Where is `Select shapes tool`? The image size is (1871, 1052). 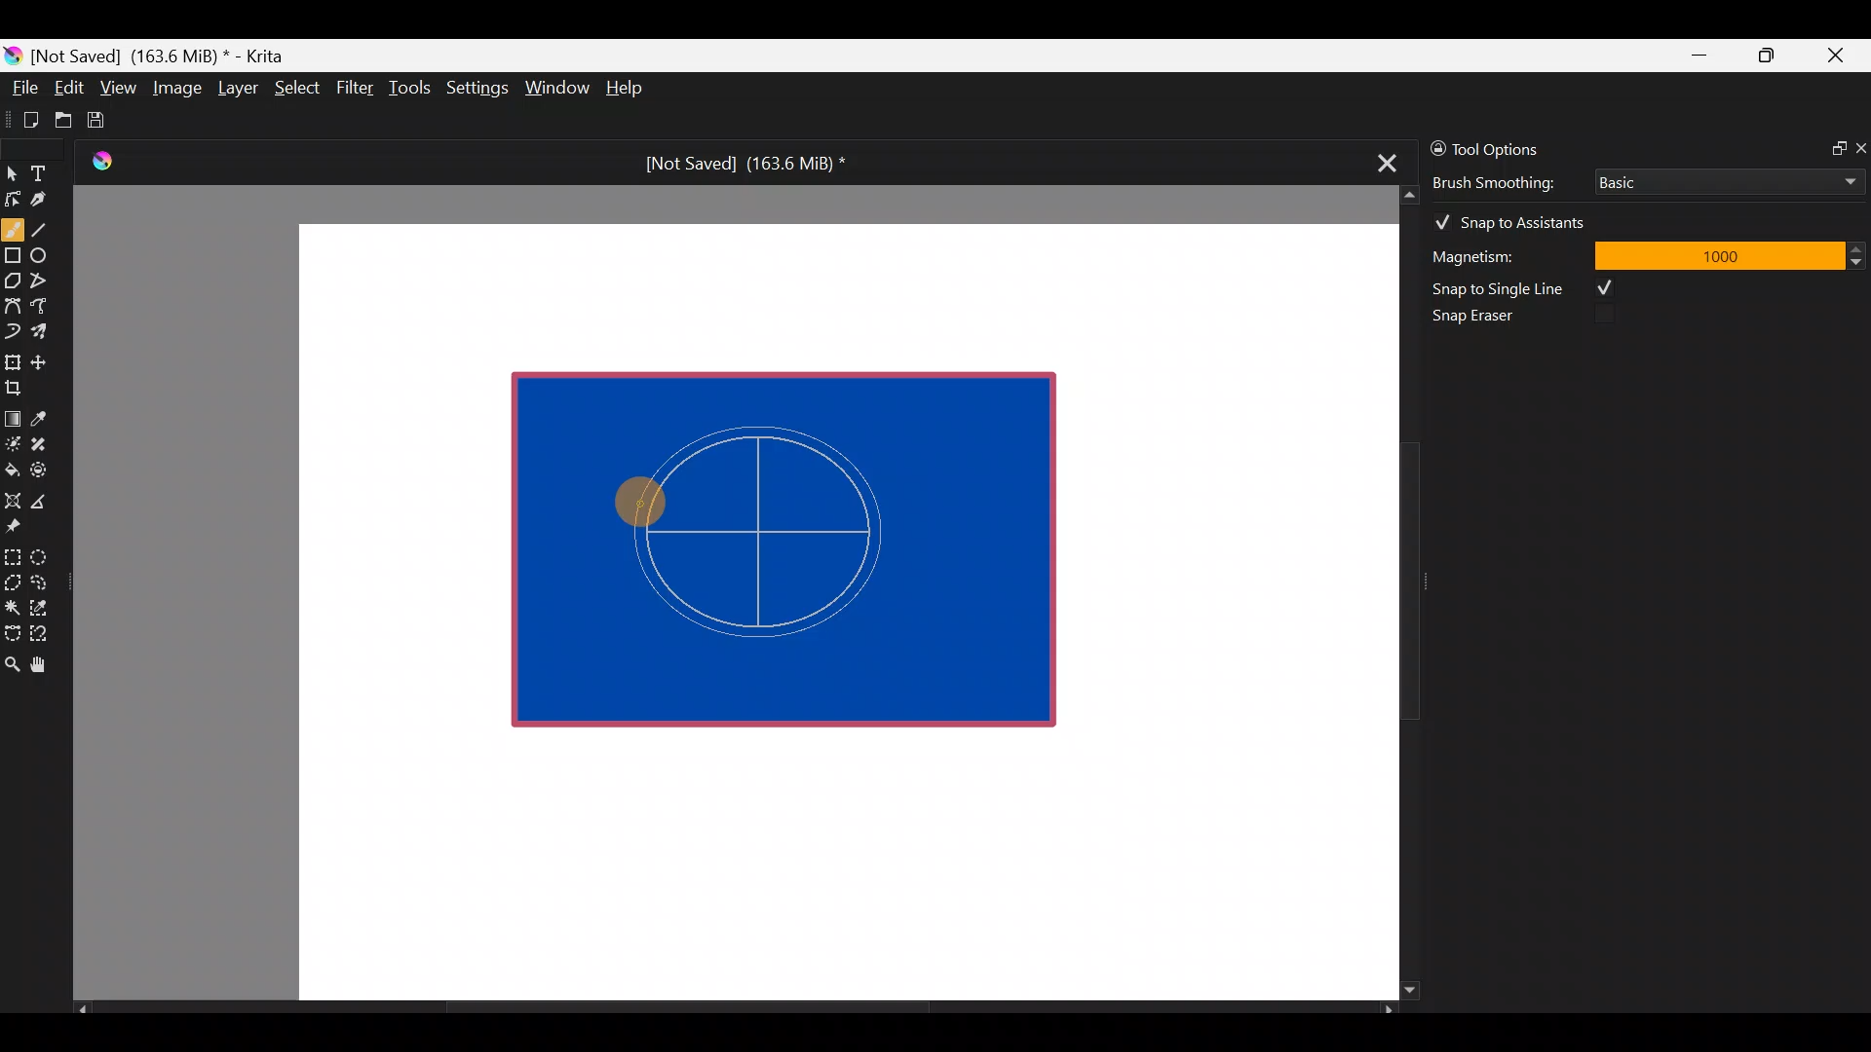 Select shapes tool is located at coordinates (12, 175).